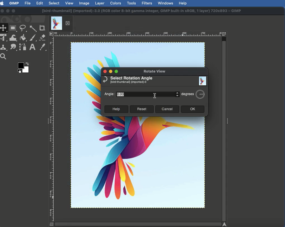  I want to click on Select, so click(54, 3).